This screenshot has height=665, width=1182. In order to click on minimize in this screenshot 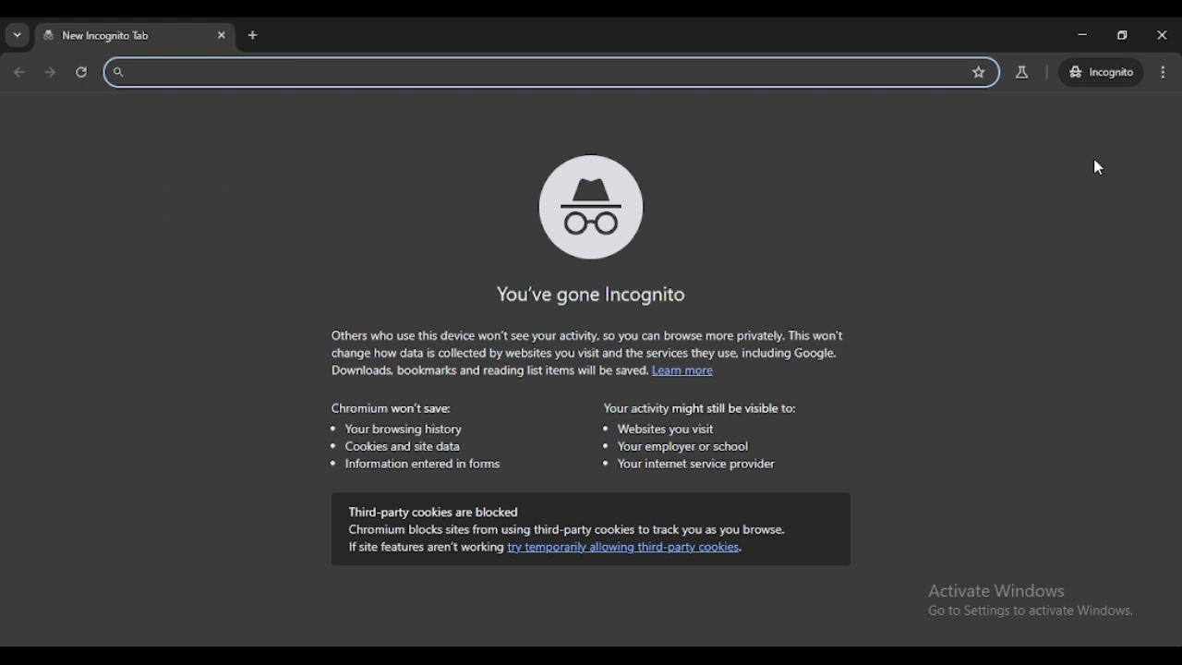, I will do `click(1080, 35)`.